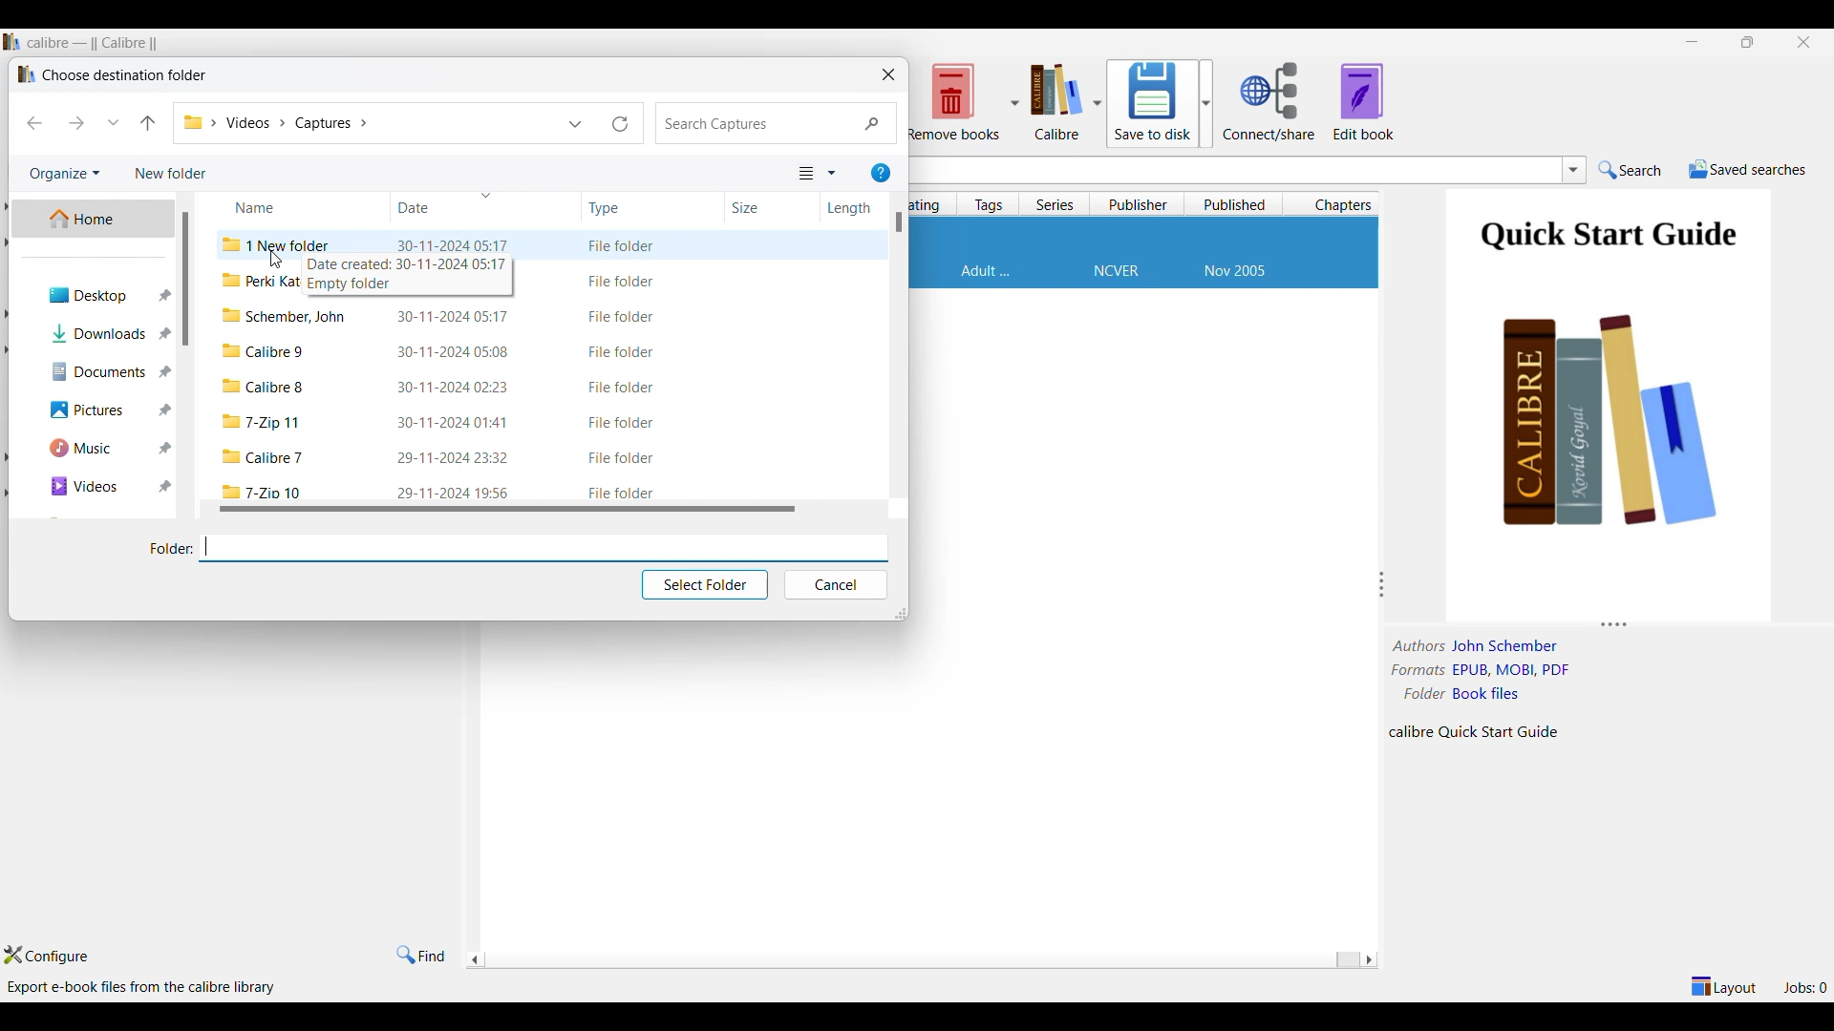 The height and width of the screenshot is (1031, 1834). I want to click on date, so click(457, 491).